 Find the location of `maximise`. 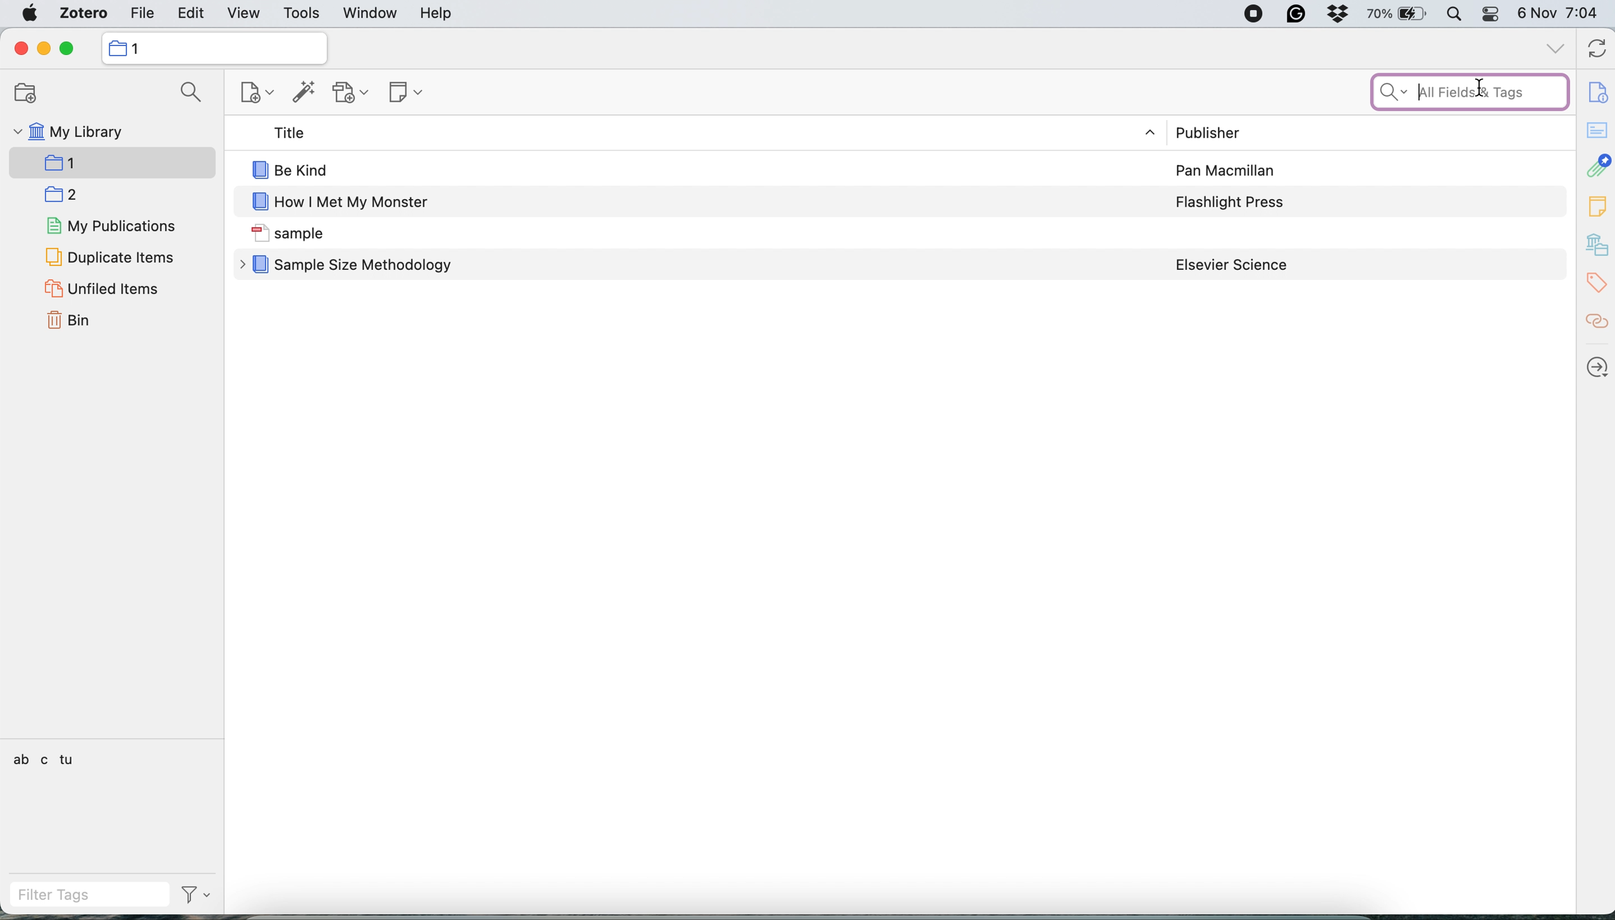

maximise is located at coordinates (70, 49).